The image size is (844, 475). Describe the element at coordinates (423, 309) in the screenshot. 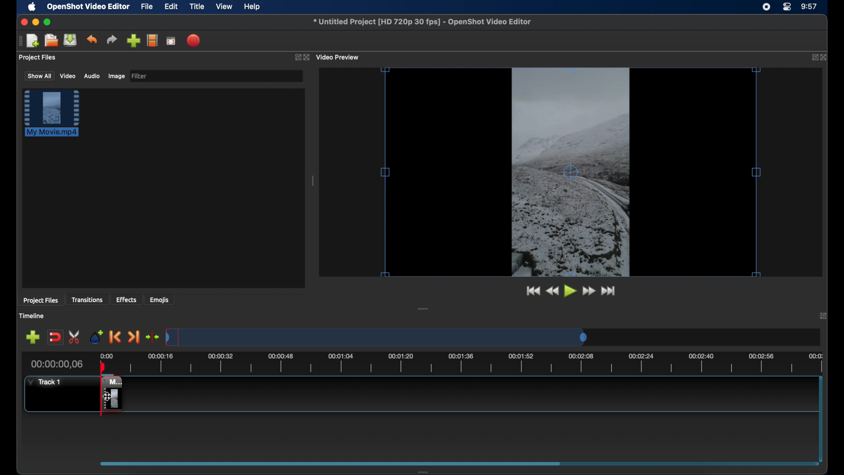

I see `drag handle` at that location.